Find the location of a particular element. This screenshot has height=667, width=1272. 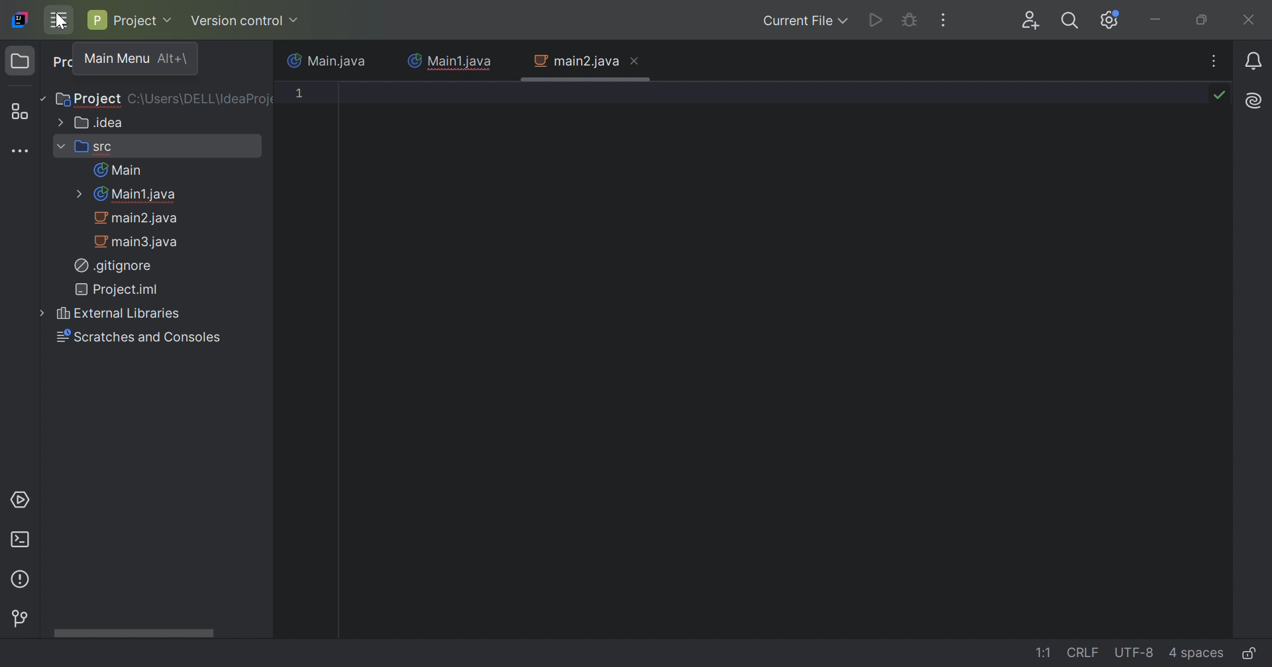

Restore down is located at coordinates (1202, 20).